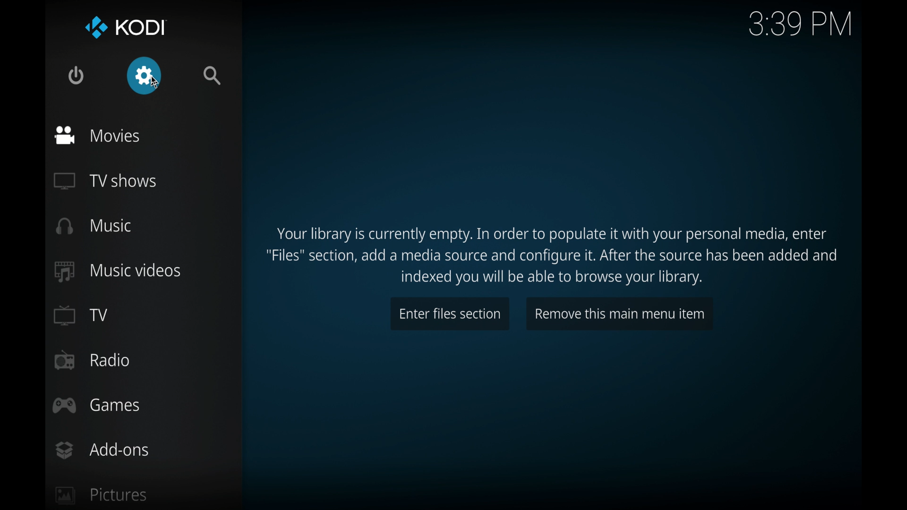  What do you see at coordinates (81, 315) in the screenshot?
I see `TV` at bounding box center [81, 315].